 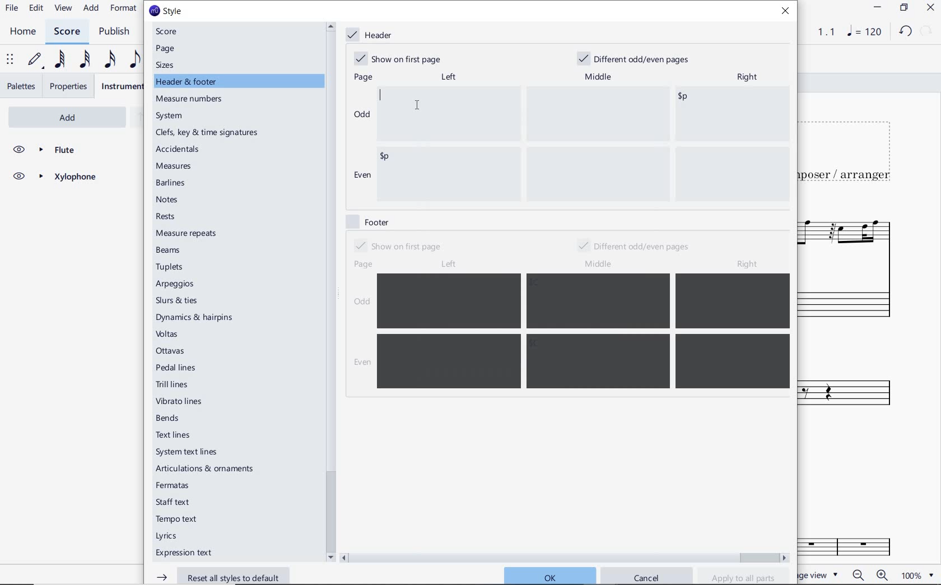 What do you see at coordinates (178, 521) in the screenshot?
I see `tempo text` at bounding box center [178, 521].